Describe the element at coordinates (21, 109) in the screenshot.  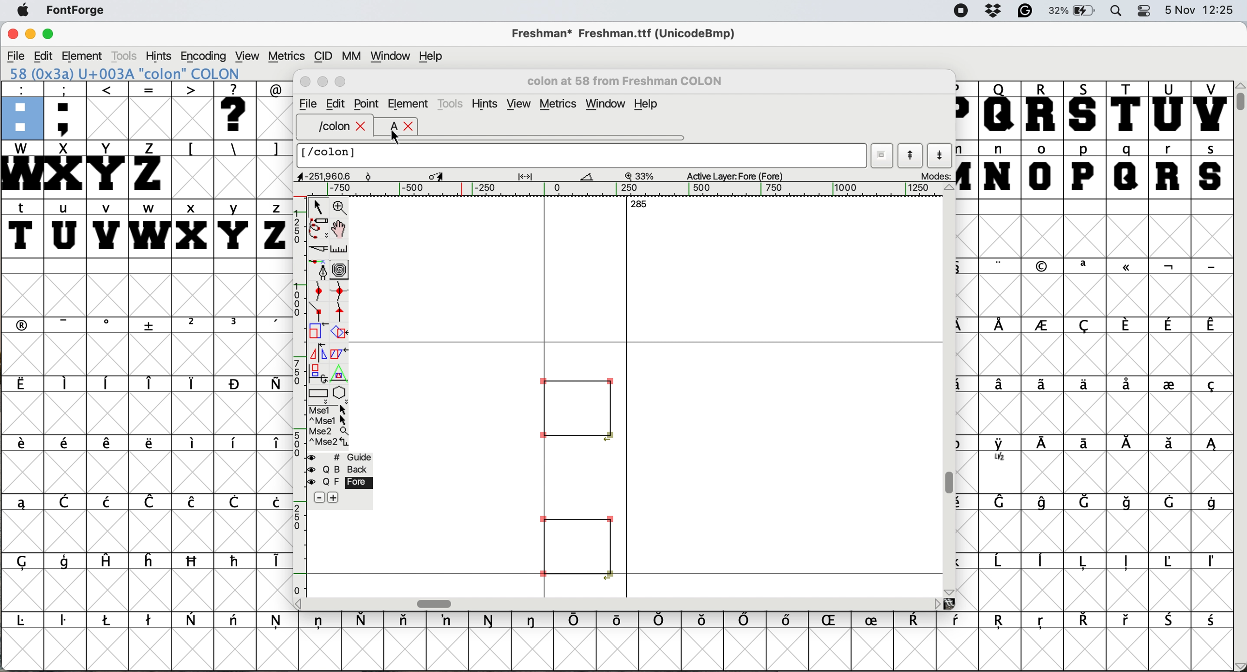
I see `:` at that location.